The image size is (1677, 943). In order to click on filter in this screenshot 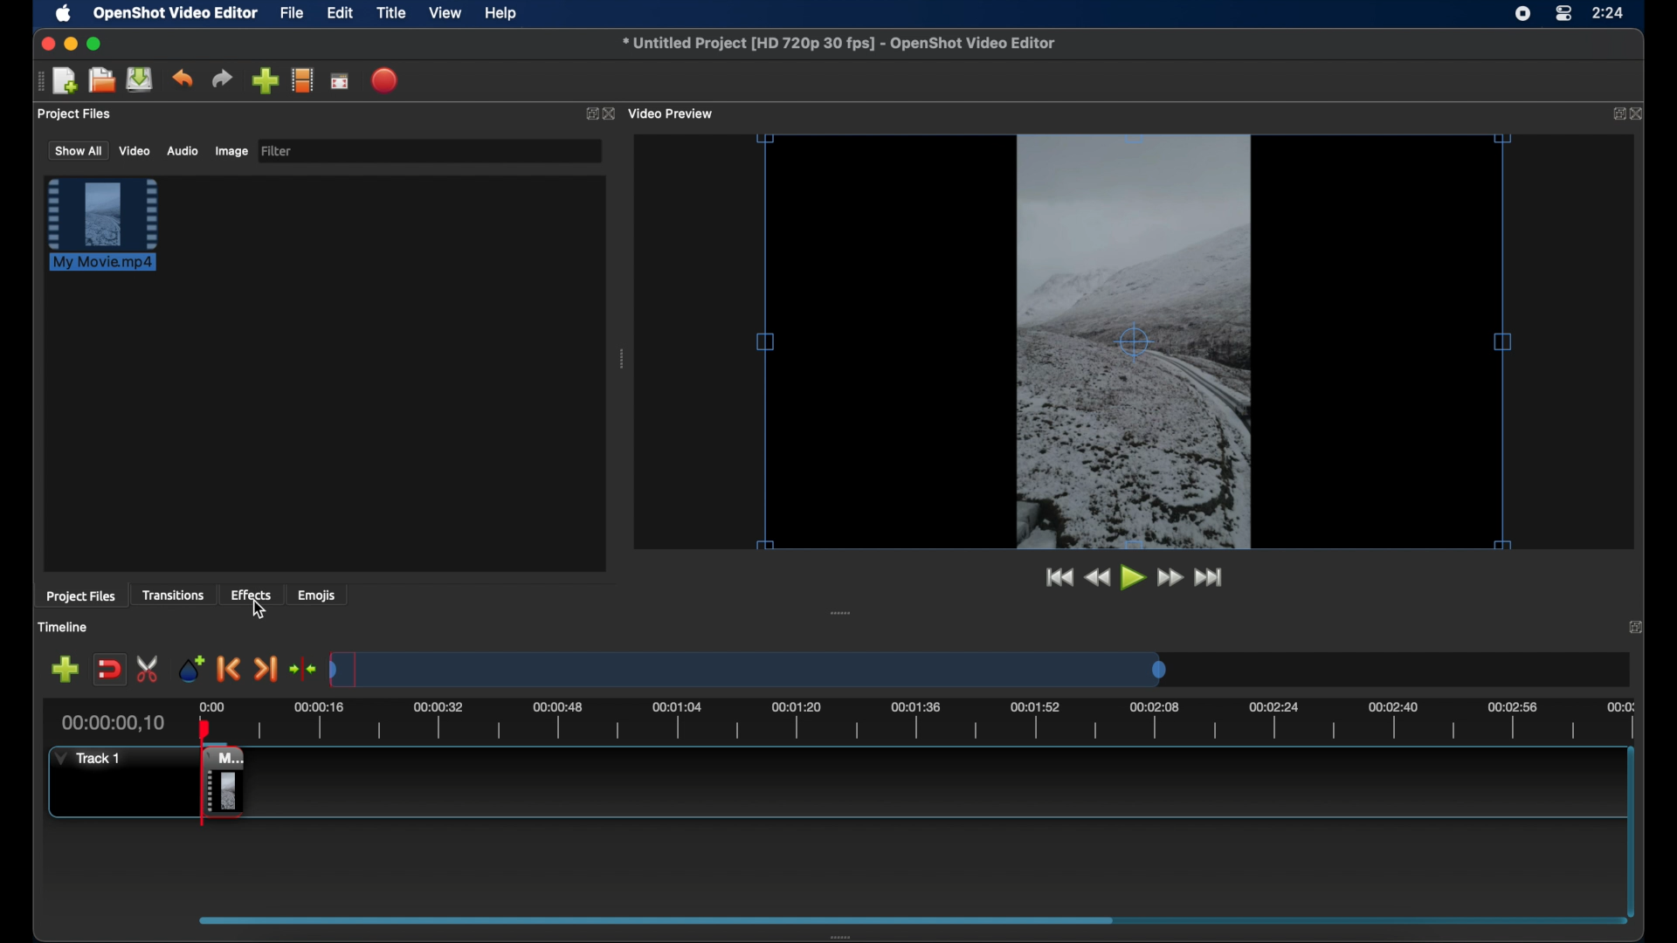, I will do `click(281, 151)`.